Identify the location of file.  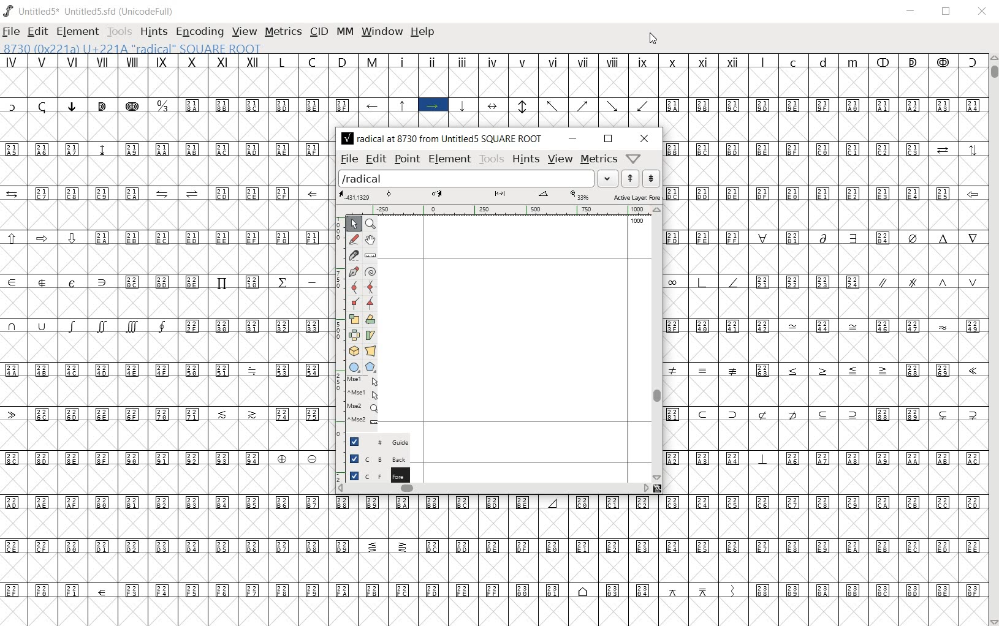
(348, 160).